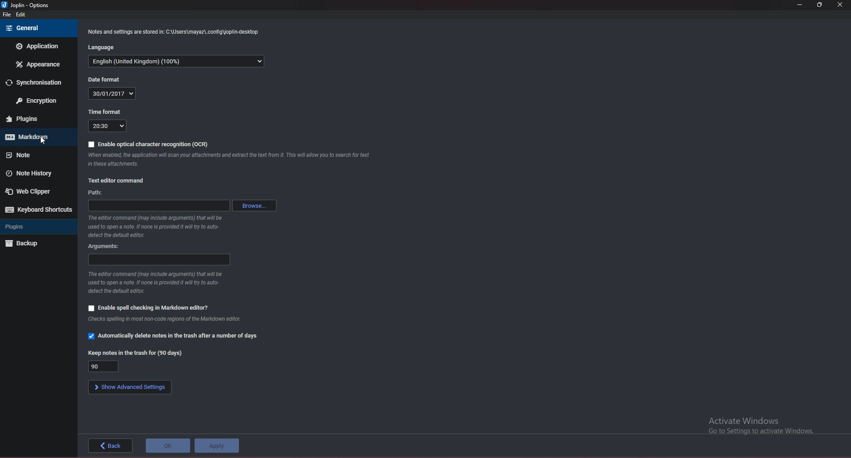 Image resolution: width=851 pixels, height=458 pixels. I want to click on edit, so click(23, 15).